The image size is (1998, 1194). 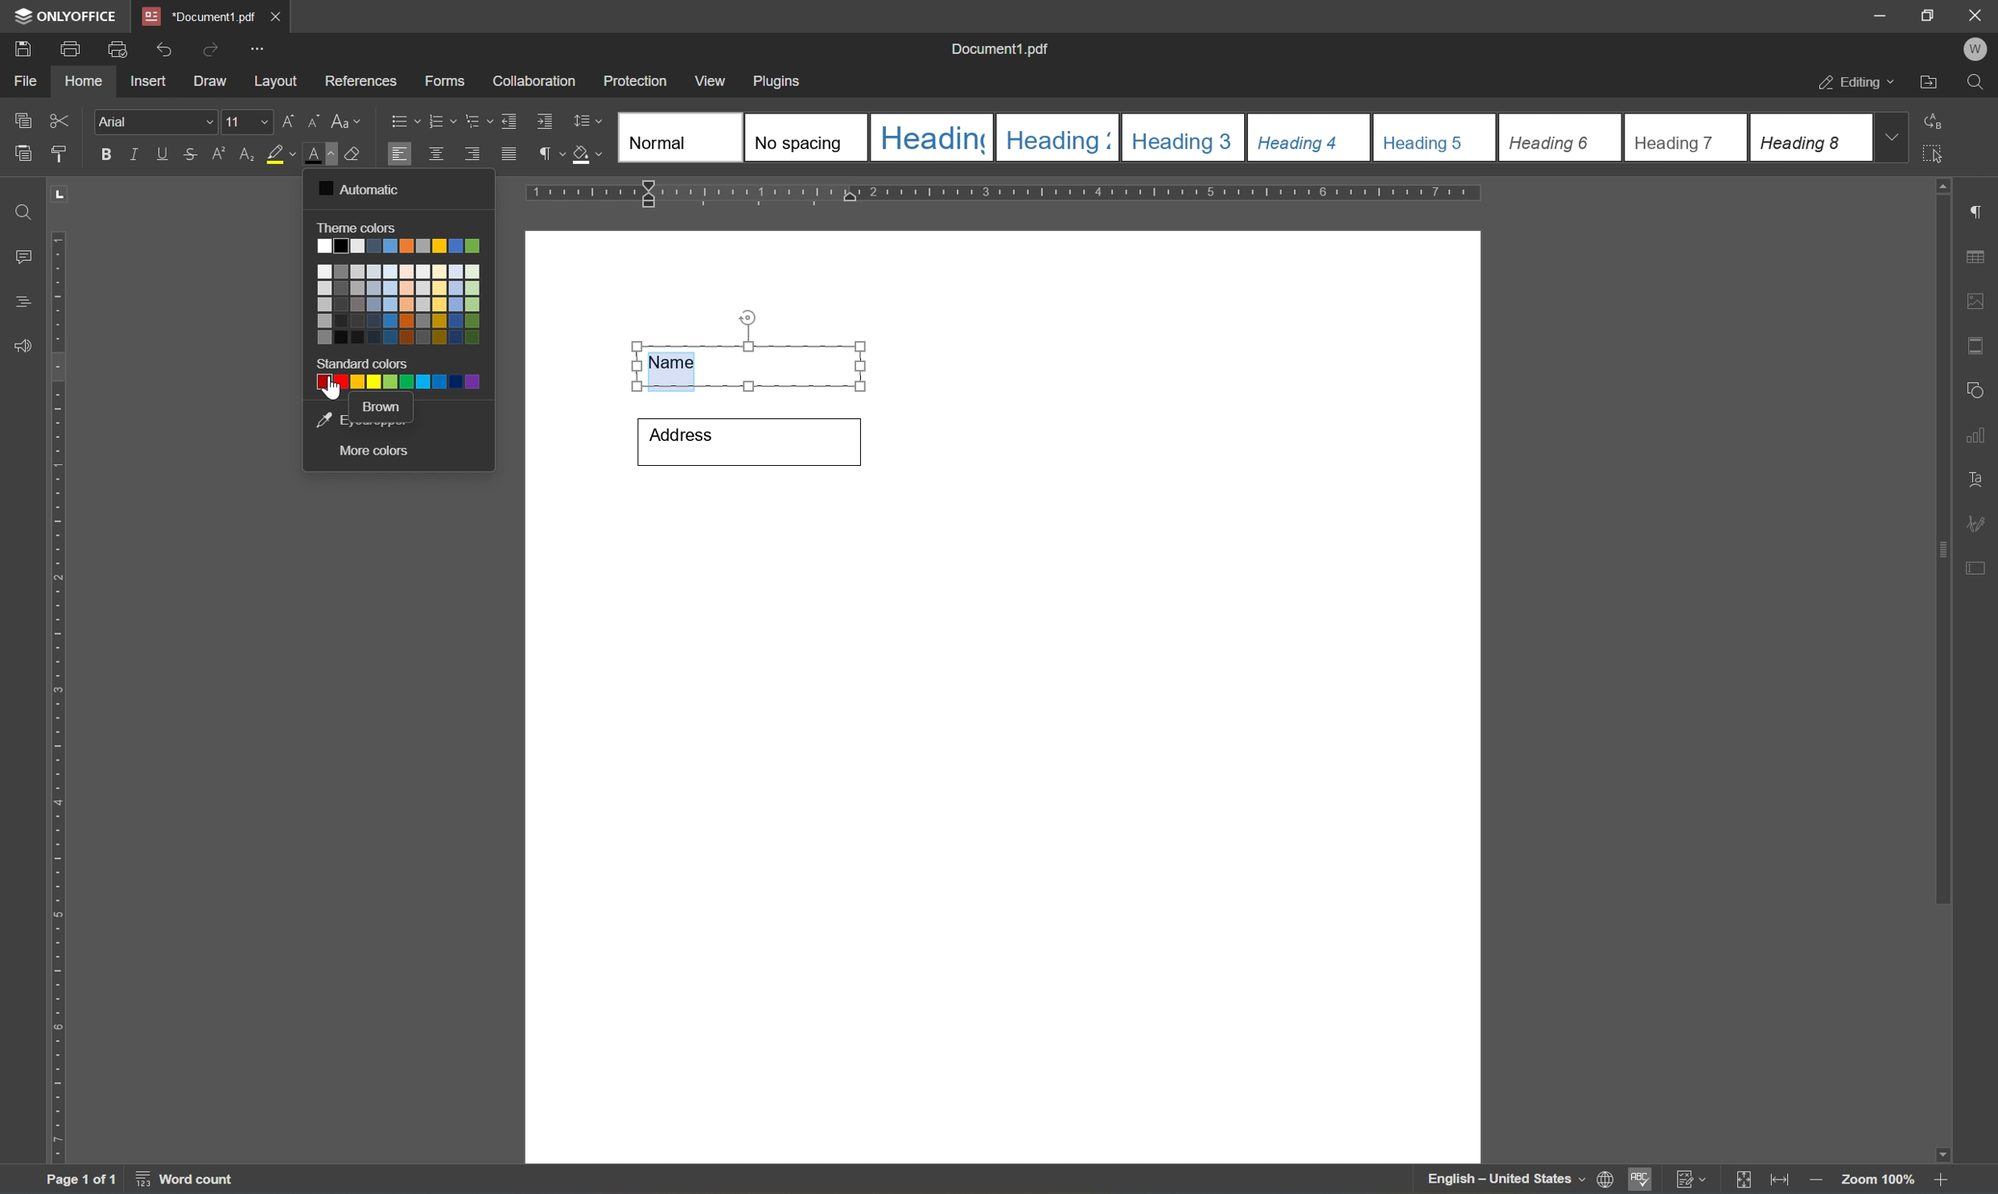 What do you see at coordinates (206, 48) in the screenshot?
I see `redo` at bounding box center [206, 48].